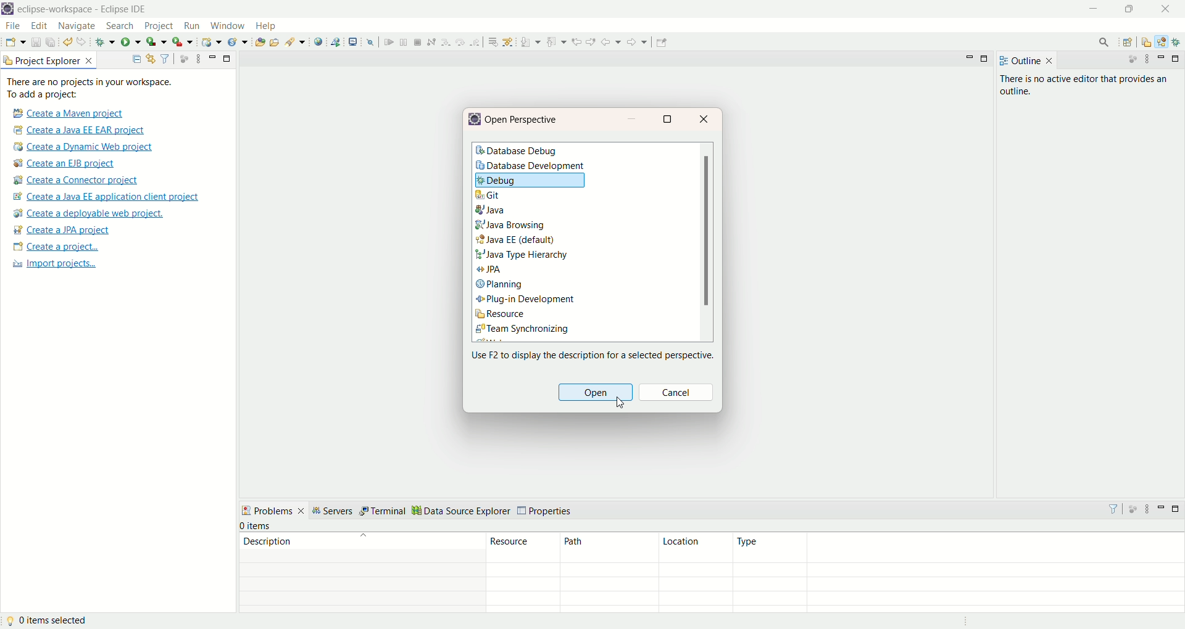 This screenshot has height=629, width=1185. I want to click on focus on active task, so click(183, 59).